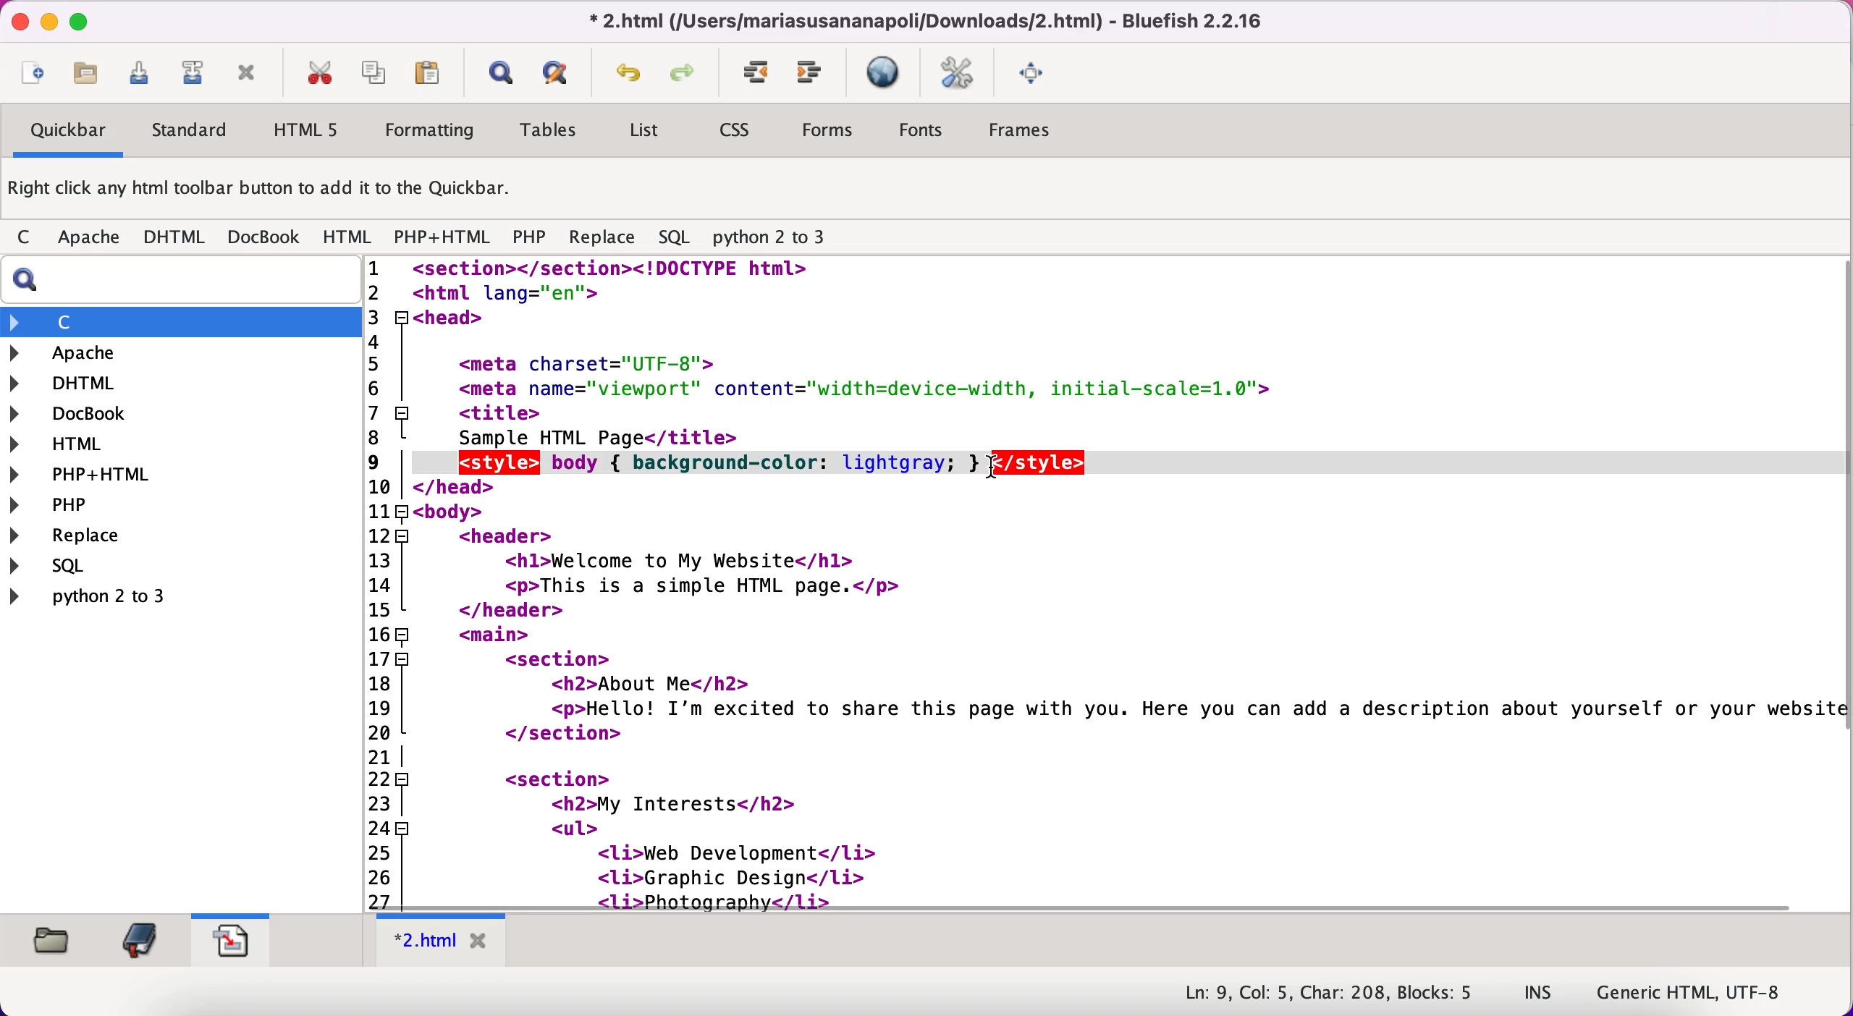 The image size is (1853, 1016). Describe the element at coordinates (230, 937) in the screenshot. I see `snippets` at that location.